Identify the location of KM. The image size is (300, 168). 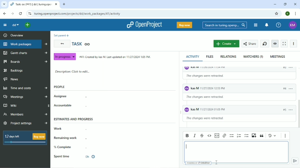
(293, 25).